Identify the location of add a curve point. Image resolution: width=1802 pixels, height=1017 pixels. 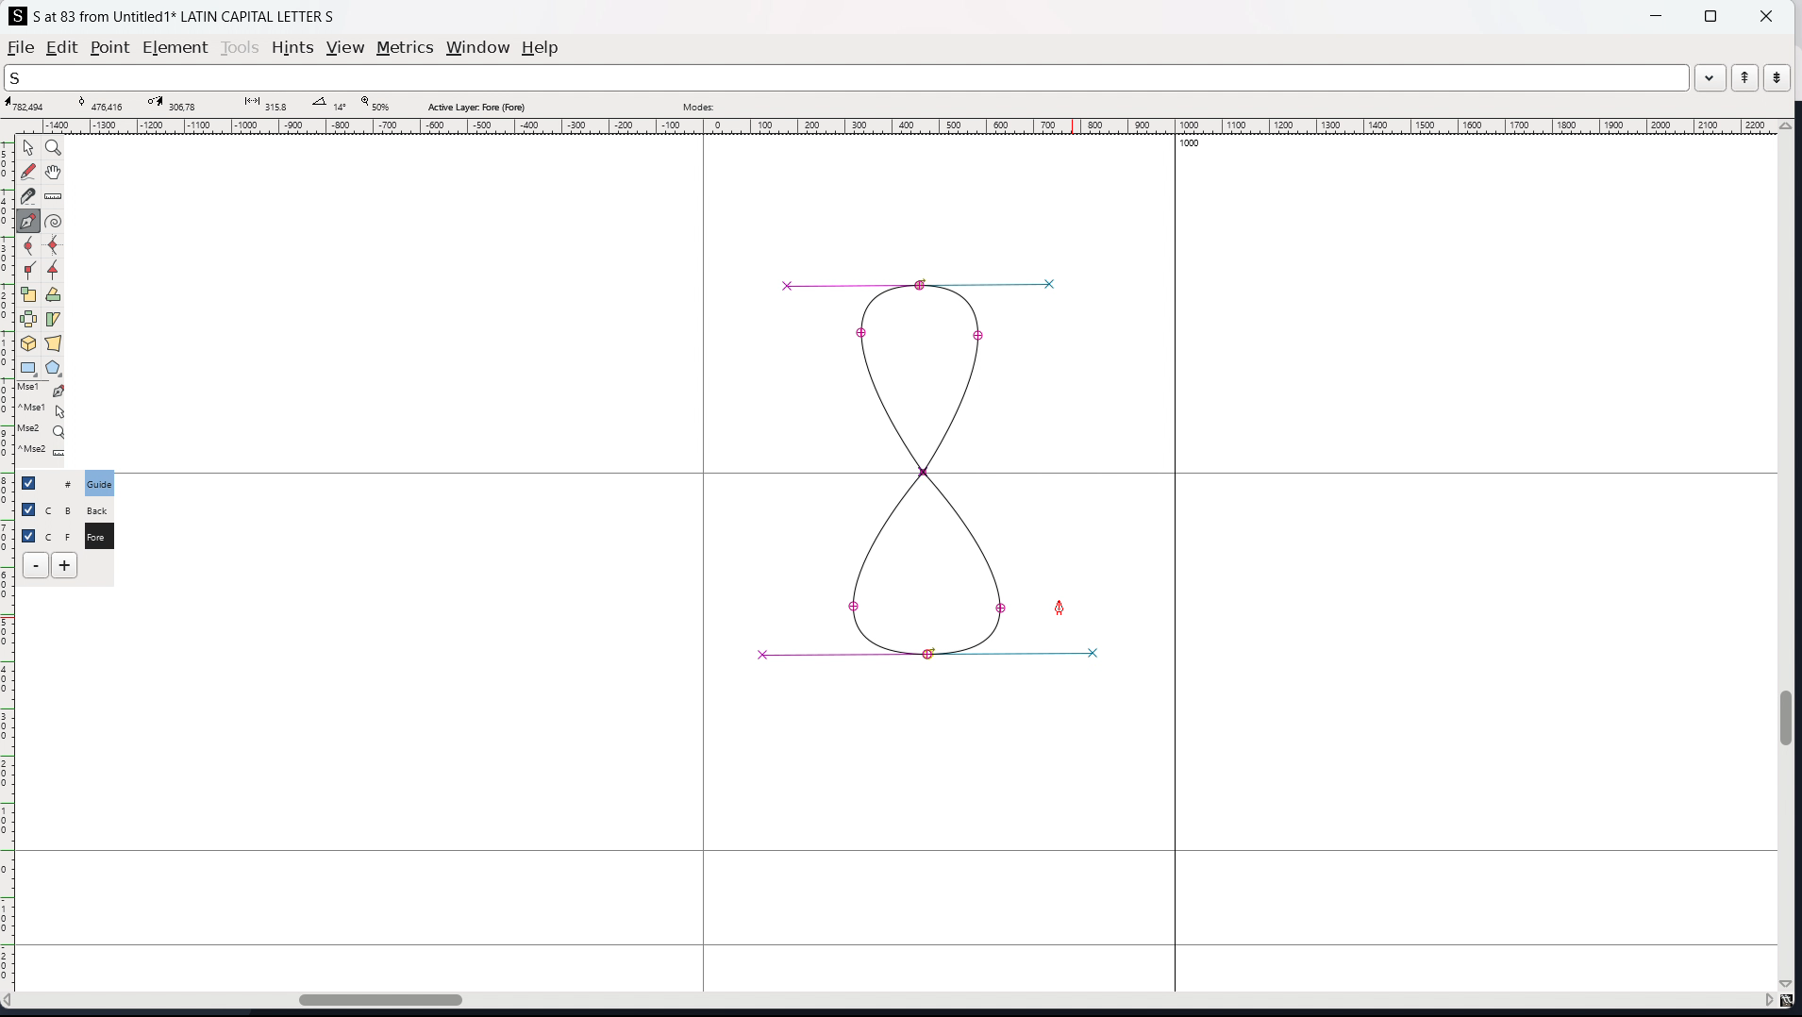
(29, 246).